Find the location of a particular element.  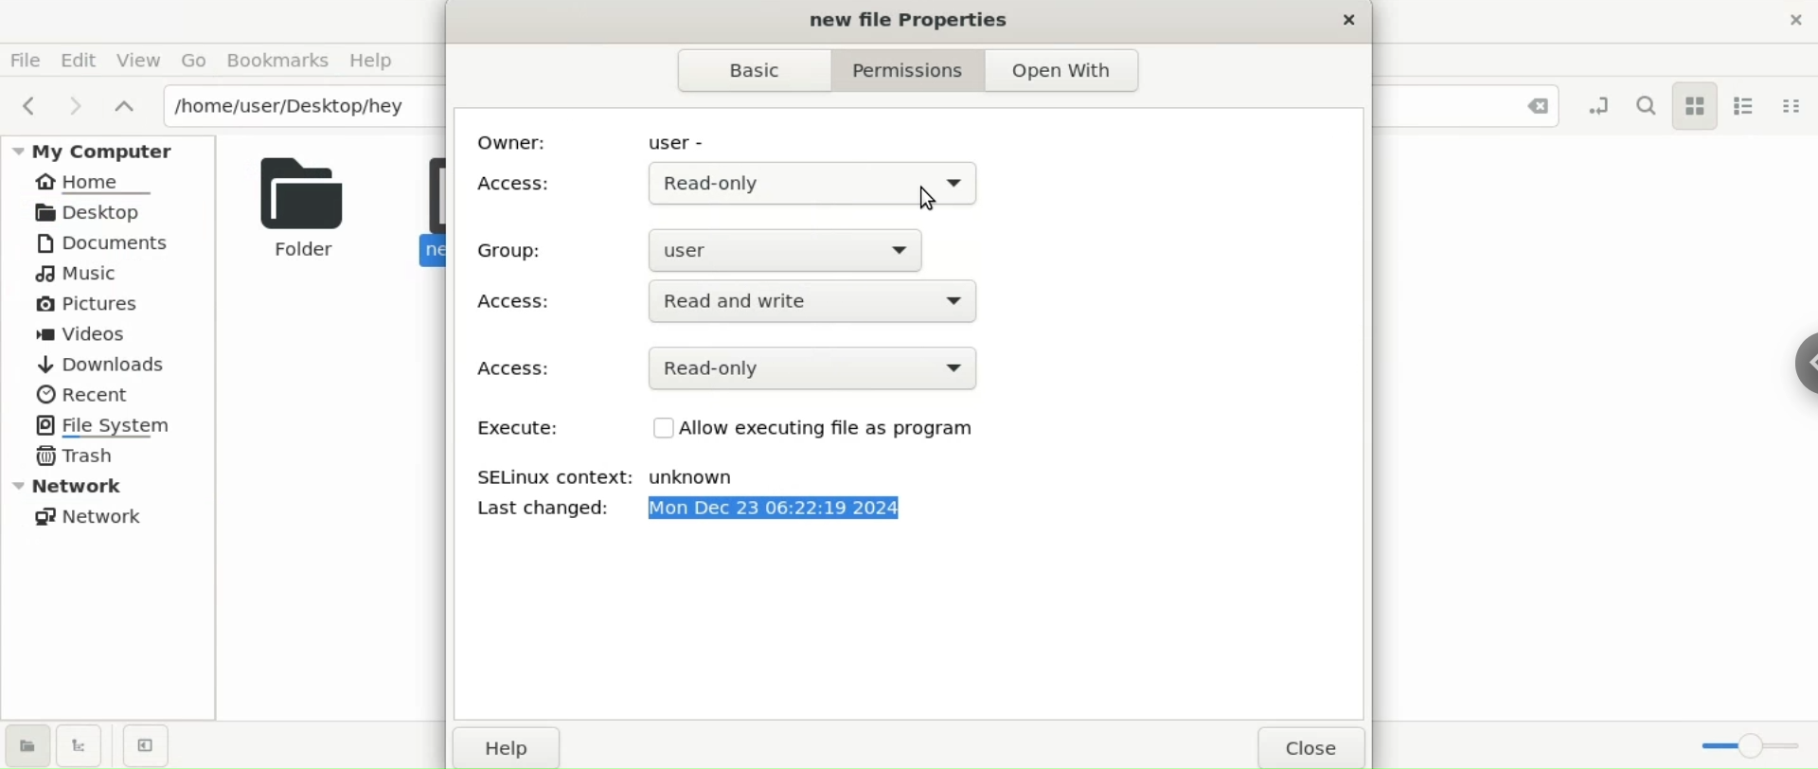

Basic is located at coordinates (742, 71).